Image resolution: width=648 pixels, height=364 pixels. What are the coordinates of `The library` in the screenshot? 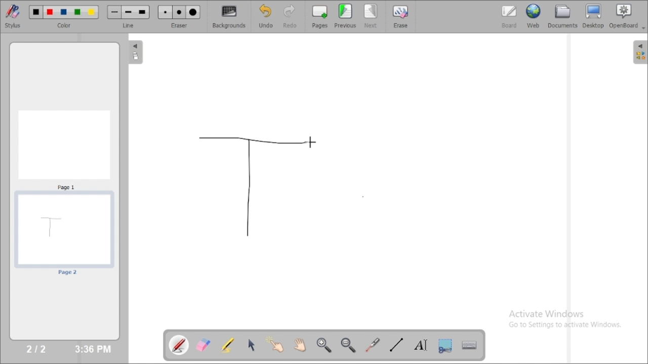 It's located at (640, 52).